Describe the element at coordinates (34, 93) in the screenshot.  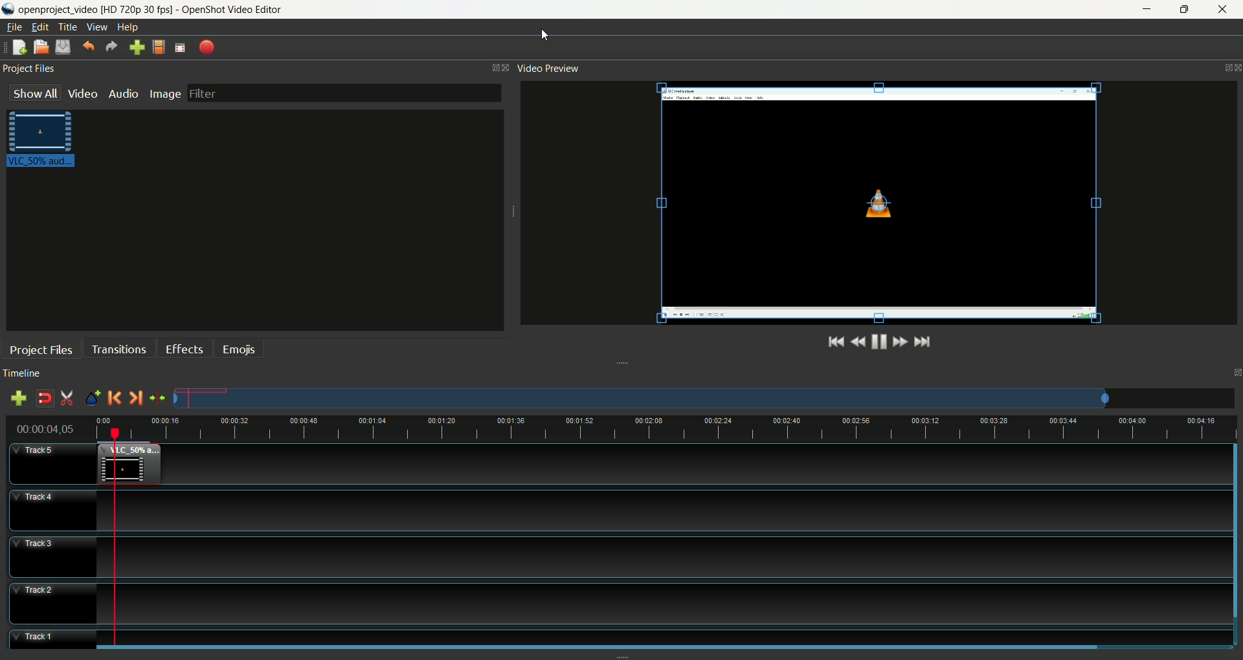
I see `show all` at that location.